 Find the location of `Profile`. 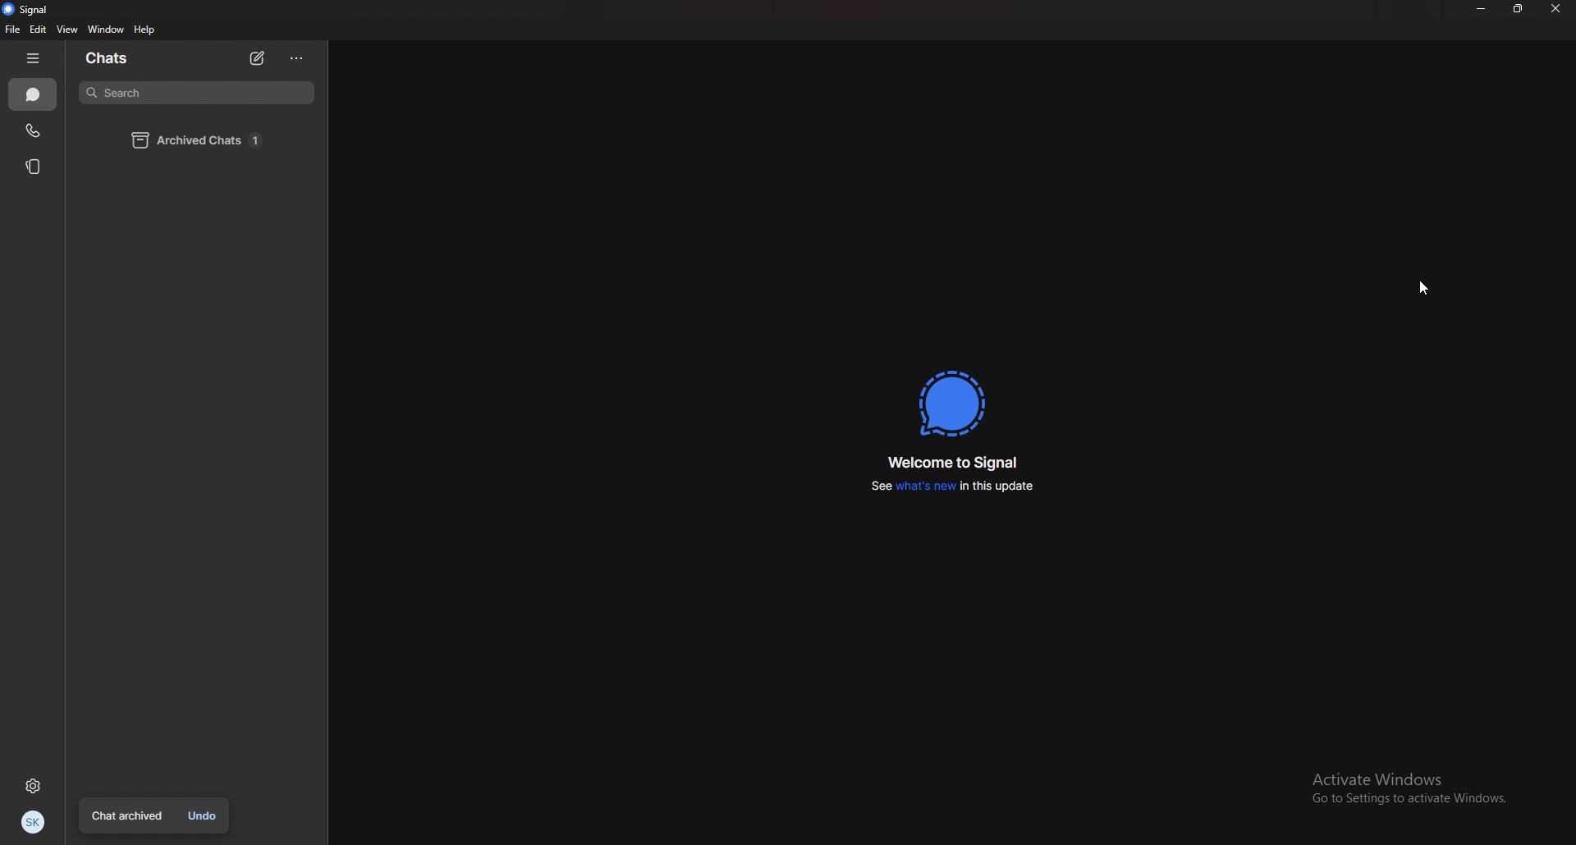

Profile is located at coordinates (34, 822).